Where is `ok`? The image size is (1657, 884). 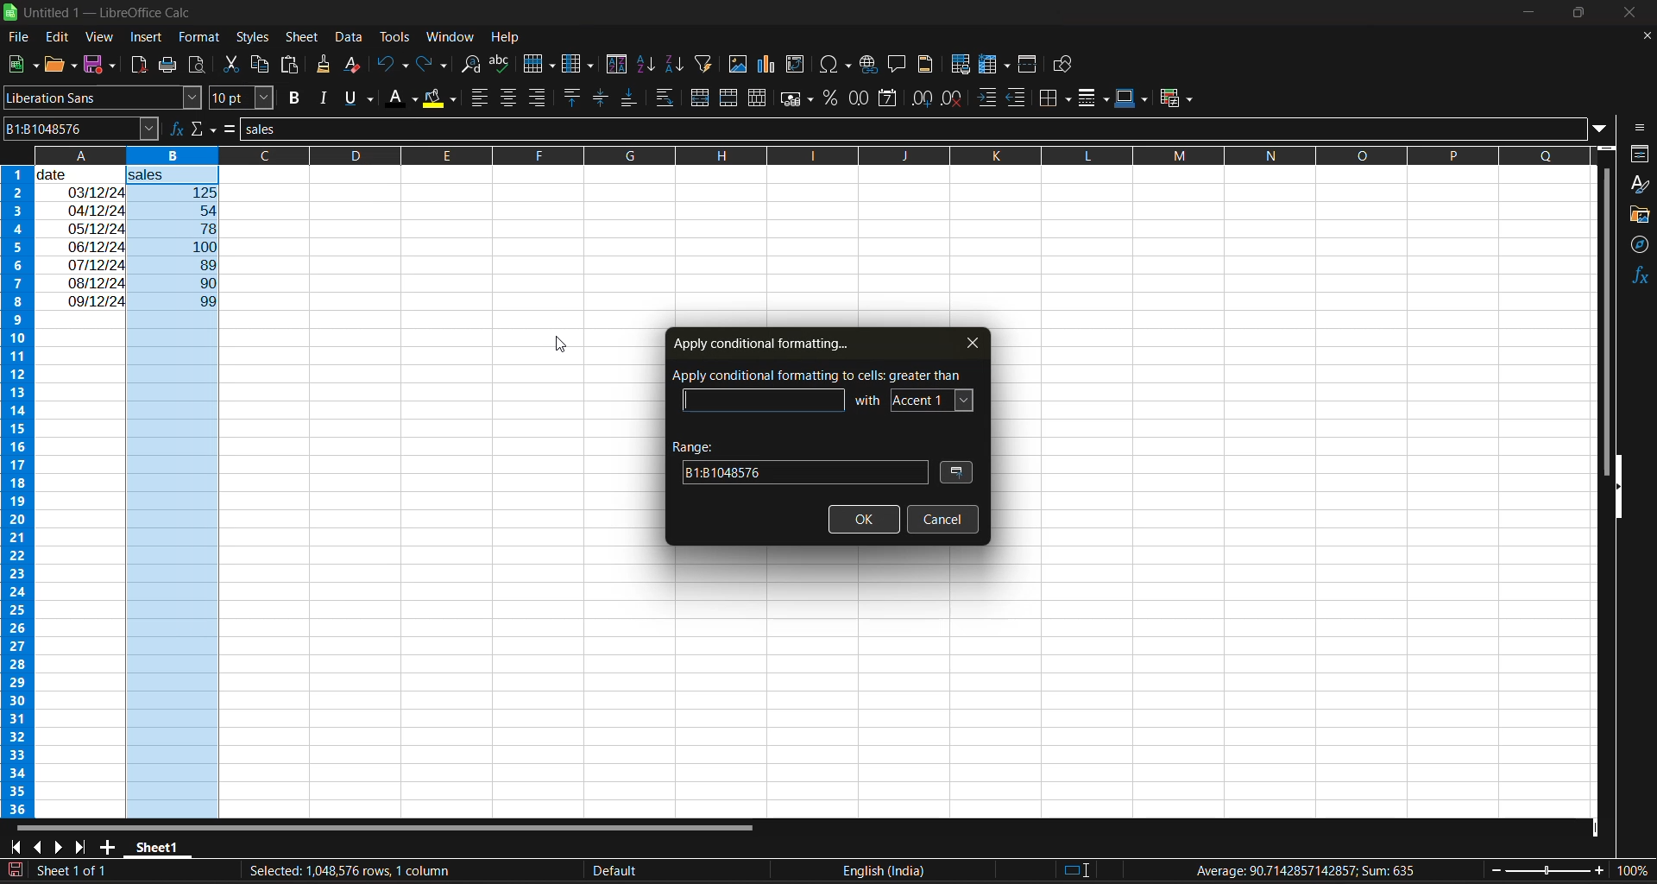
ok is located at coordinates (865, 521).